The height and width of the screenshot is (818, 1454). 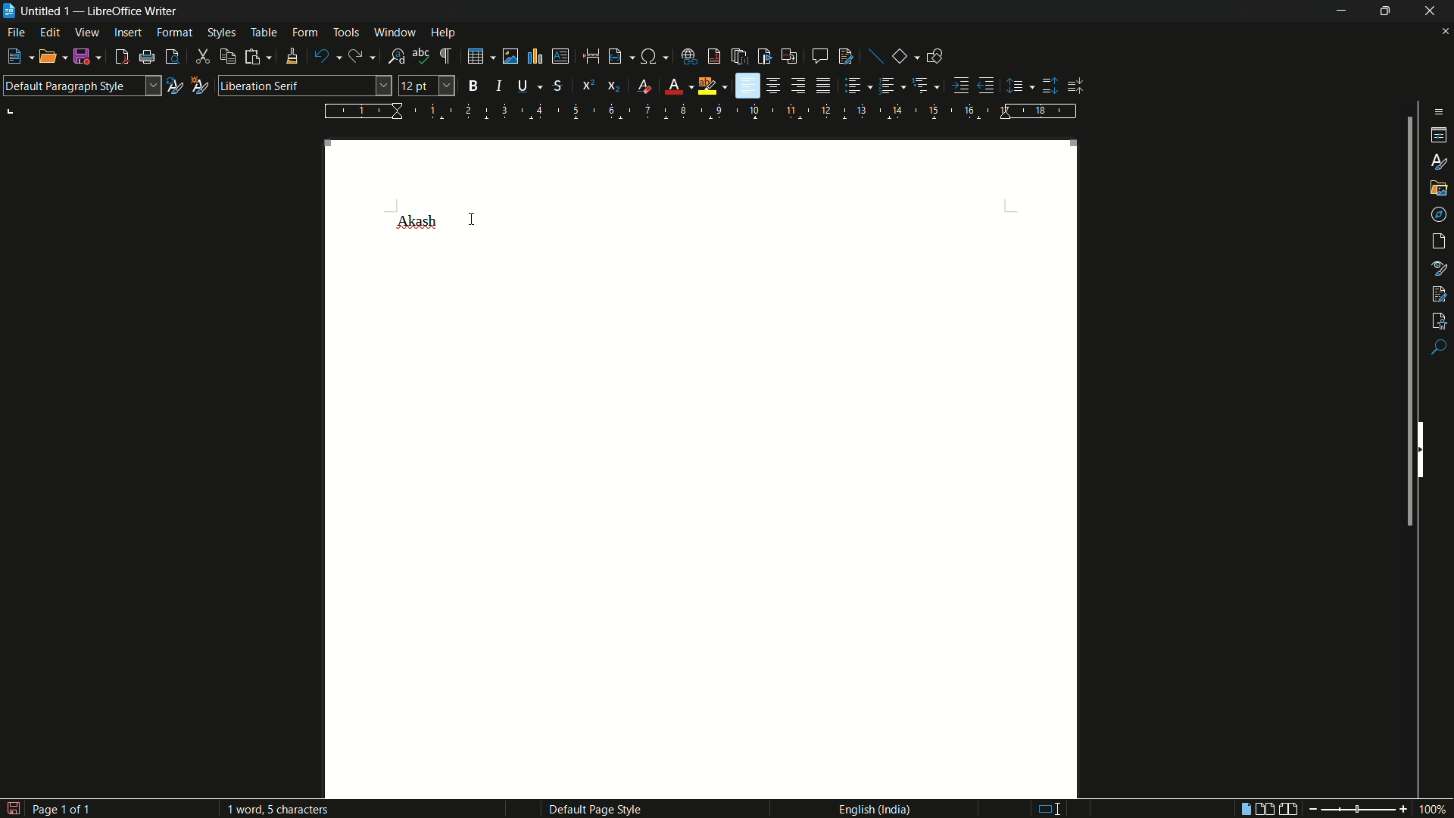 I want to click on new style from selection, so click(x=198, y=84).